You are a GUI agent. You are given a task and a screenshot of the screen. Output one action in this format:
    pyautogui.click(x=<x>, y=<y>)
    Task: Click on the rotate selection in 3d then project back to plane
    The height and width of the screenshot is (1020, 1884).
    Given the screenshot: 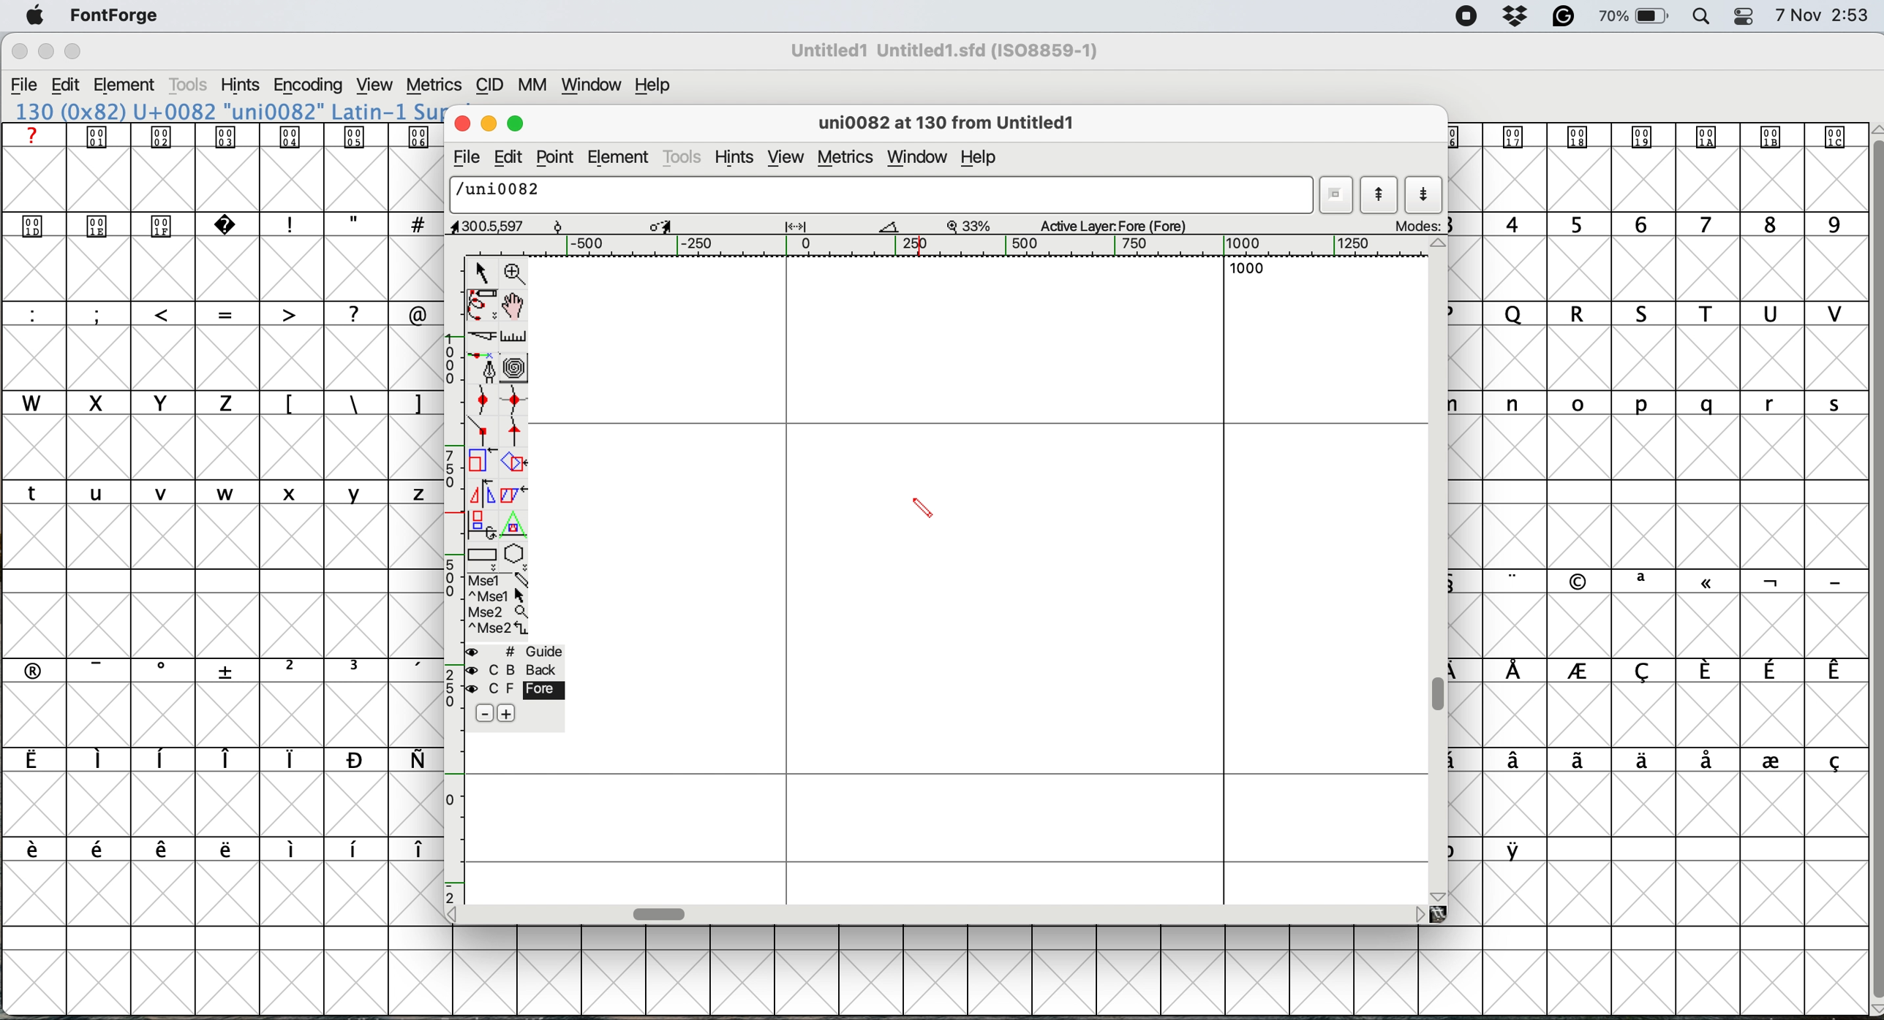 What is the action you would take?
    pyautogui.click(x=483, y=525)
    